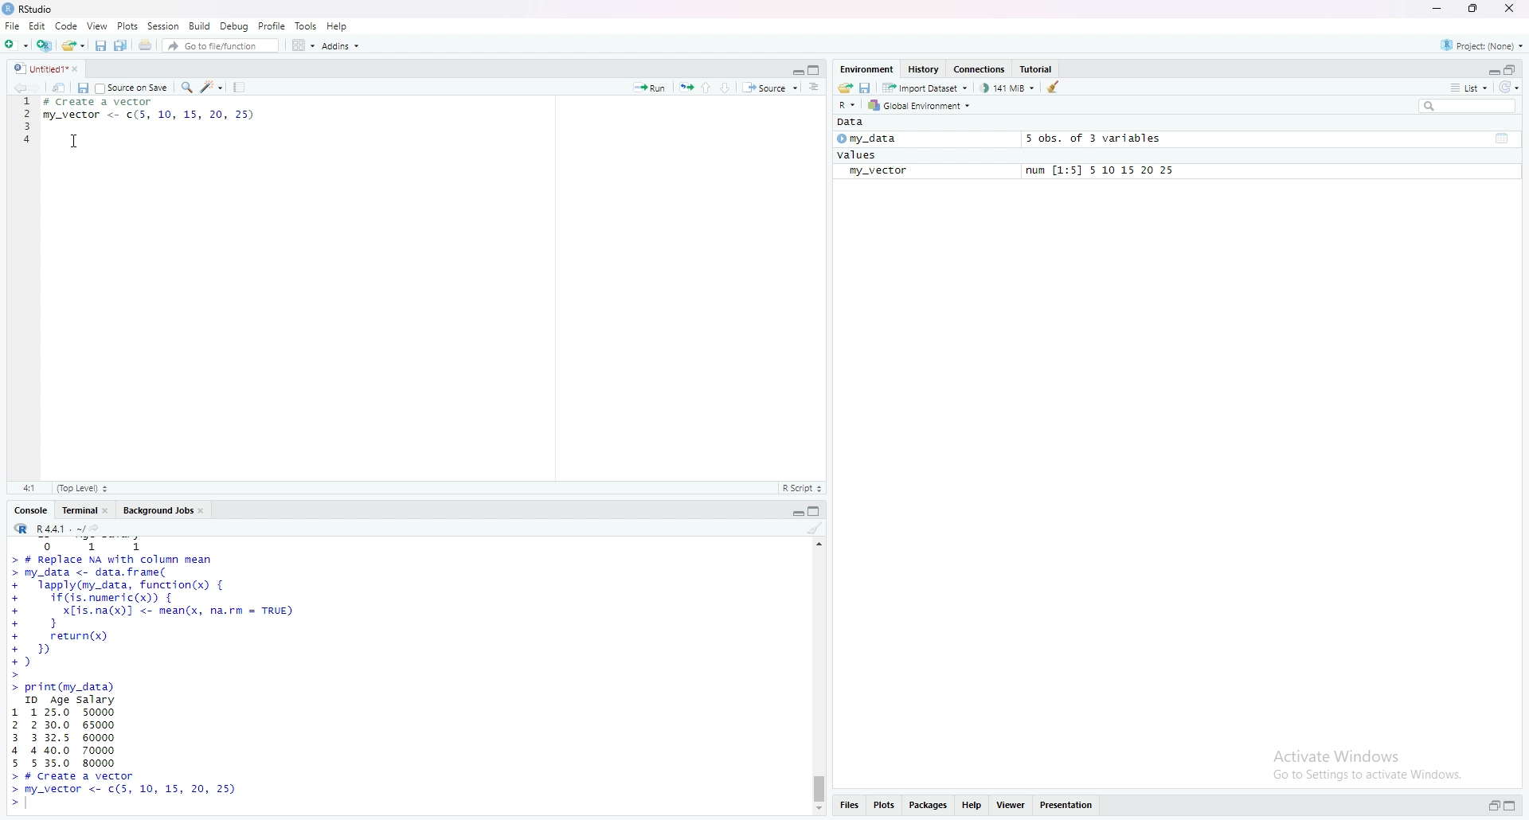 This screenshot has height=820, width=1529. I want to click on collapse, so click(1514, 806).